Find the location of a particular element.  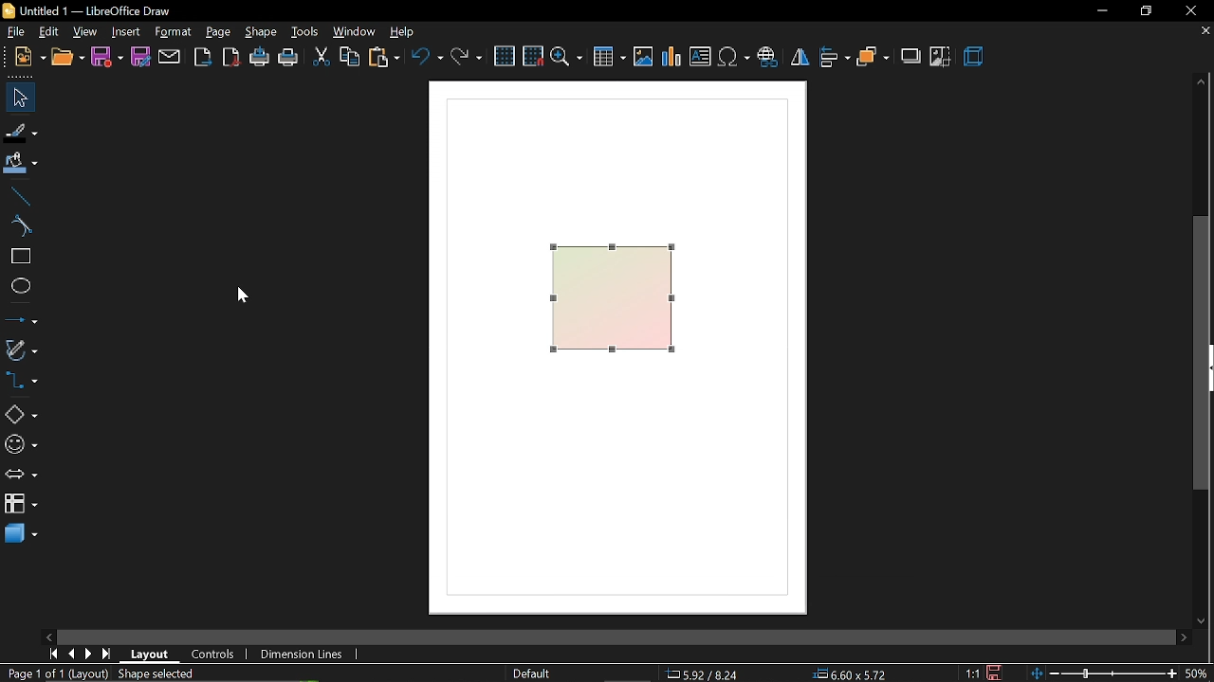

go to first page is located at coordinates (53, 654).